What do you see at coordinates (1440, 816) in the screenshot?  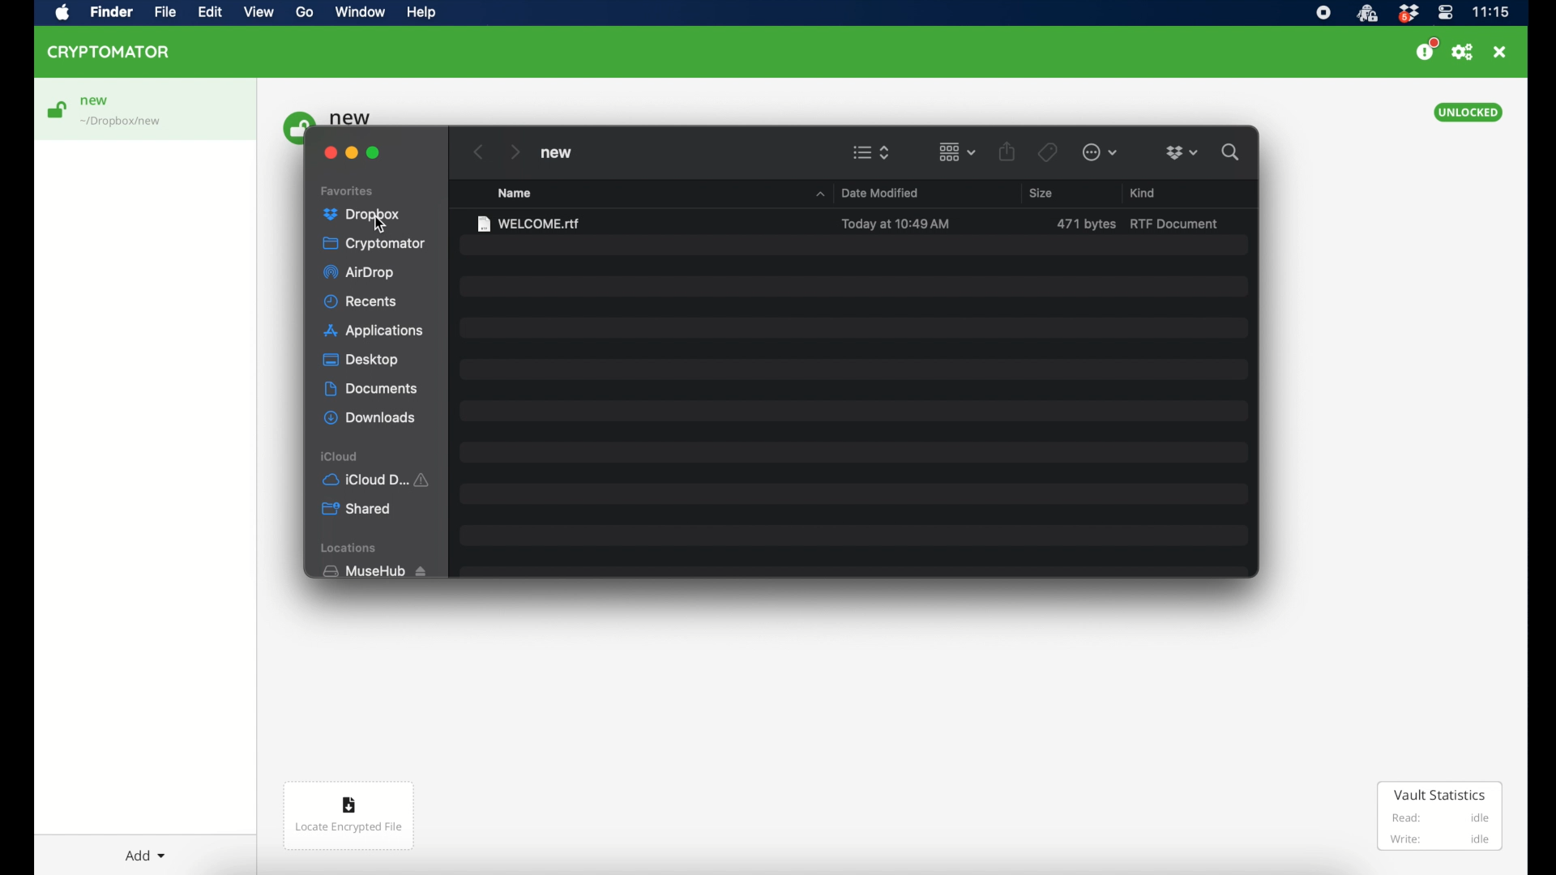 I see `vault statistics` at bounding box center [1440, 816].